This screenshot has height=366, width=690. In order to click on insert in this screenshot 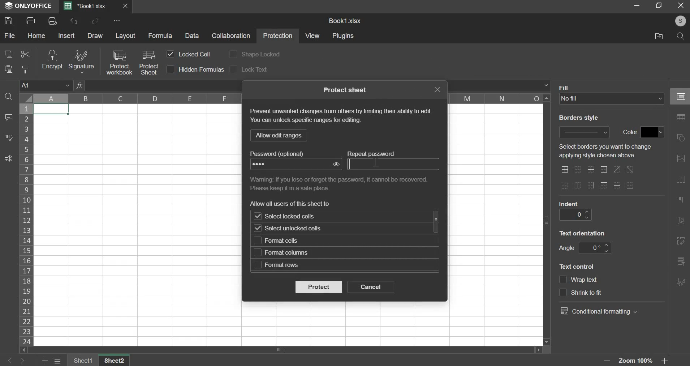, I will do `click(67, 35)`.